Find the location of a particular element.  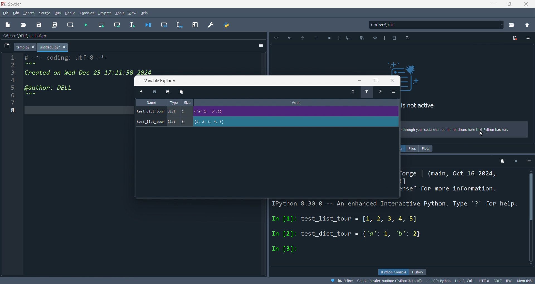

project is located at coordinates (106, 13).